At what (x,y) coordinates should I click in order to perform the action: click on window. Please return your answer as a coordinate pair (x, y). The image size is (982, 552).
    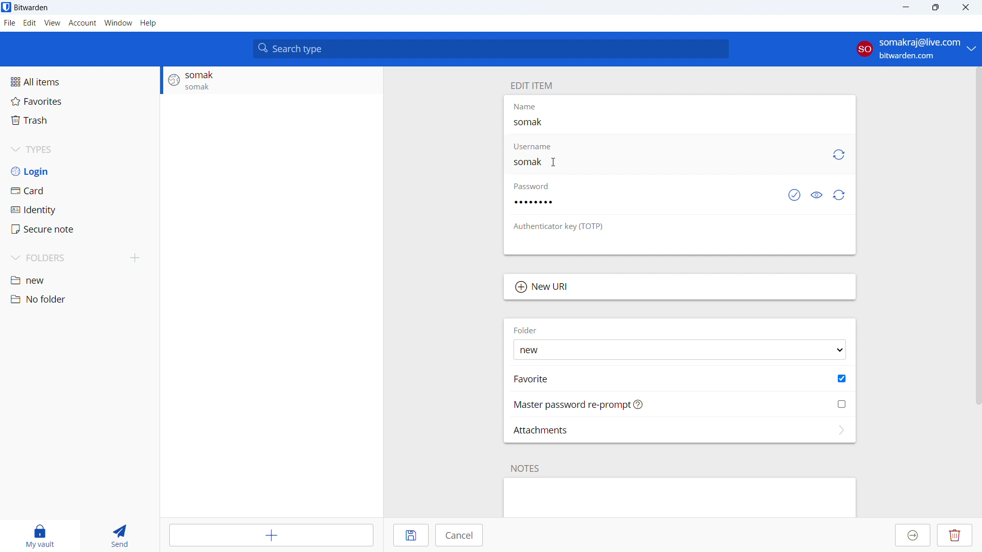
    Looking at the image, I should click on (118, 22).